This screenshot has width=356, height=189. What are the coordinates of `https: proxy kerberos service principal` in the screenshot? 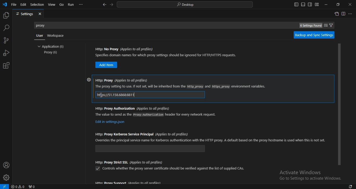 It's located at (142, 133).